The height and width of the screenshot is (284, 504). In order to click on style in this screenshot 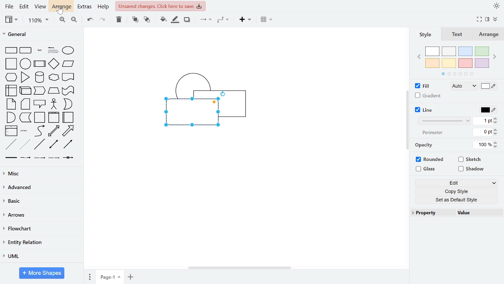, I will do `click(426, 35)`.